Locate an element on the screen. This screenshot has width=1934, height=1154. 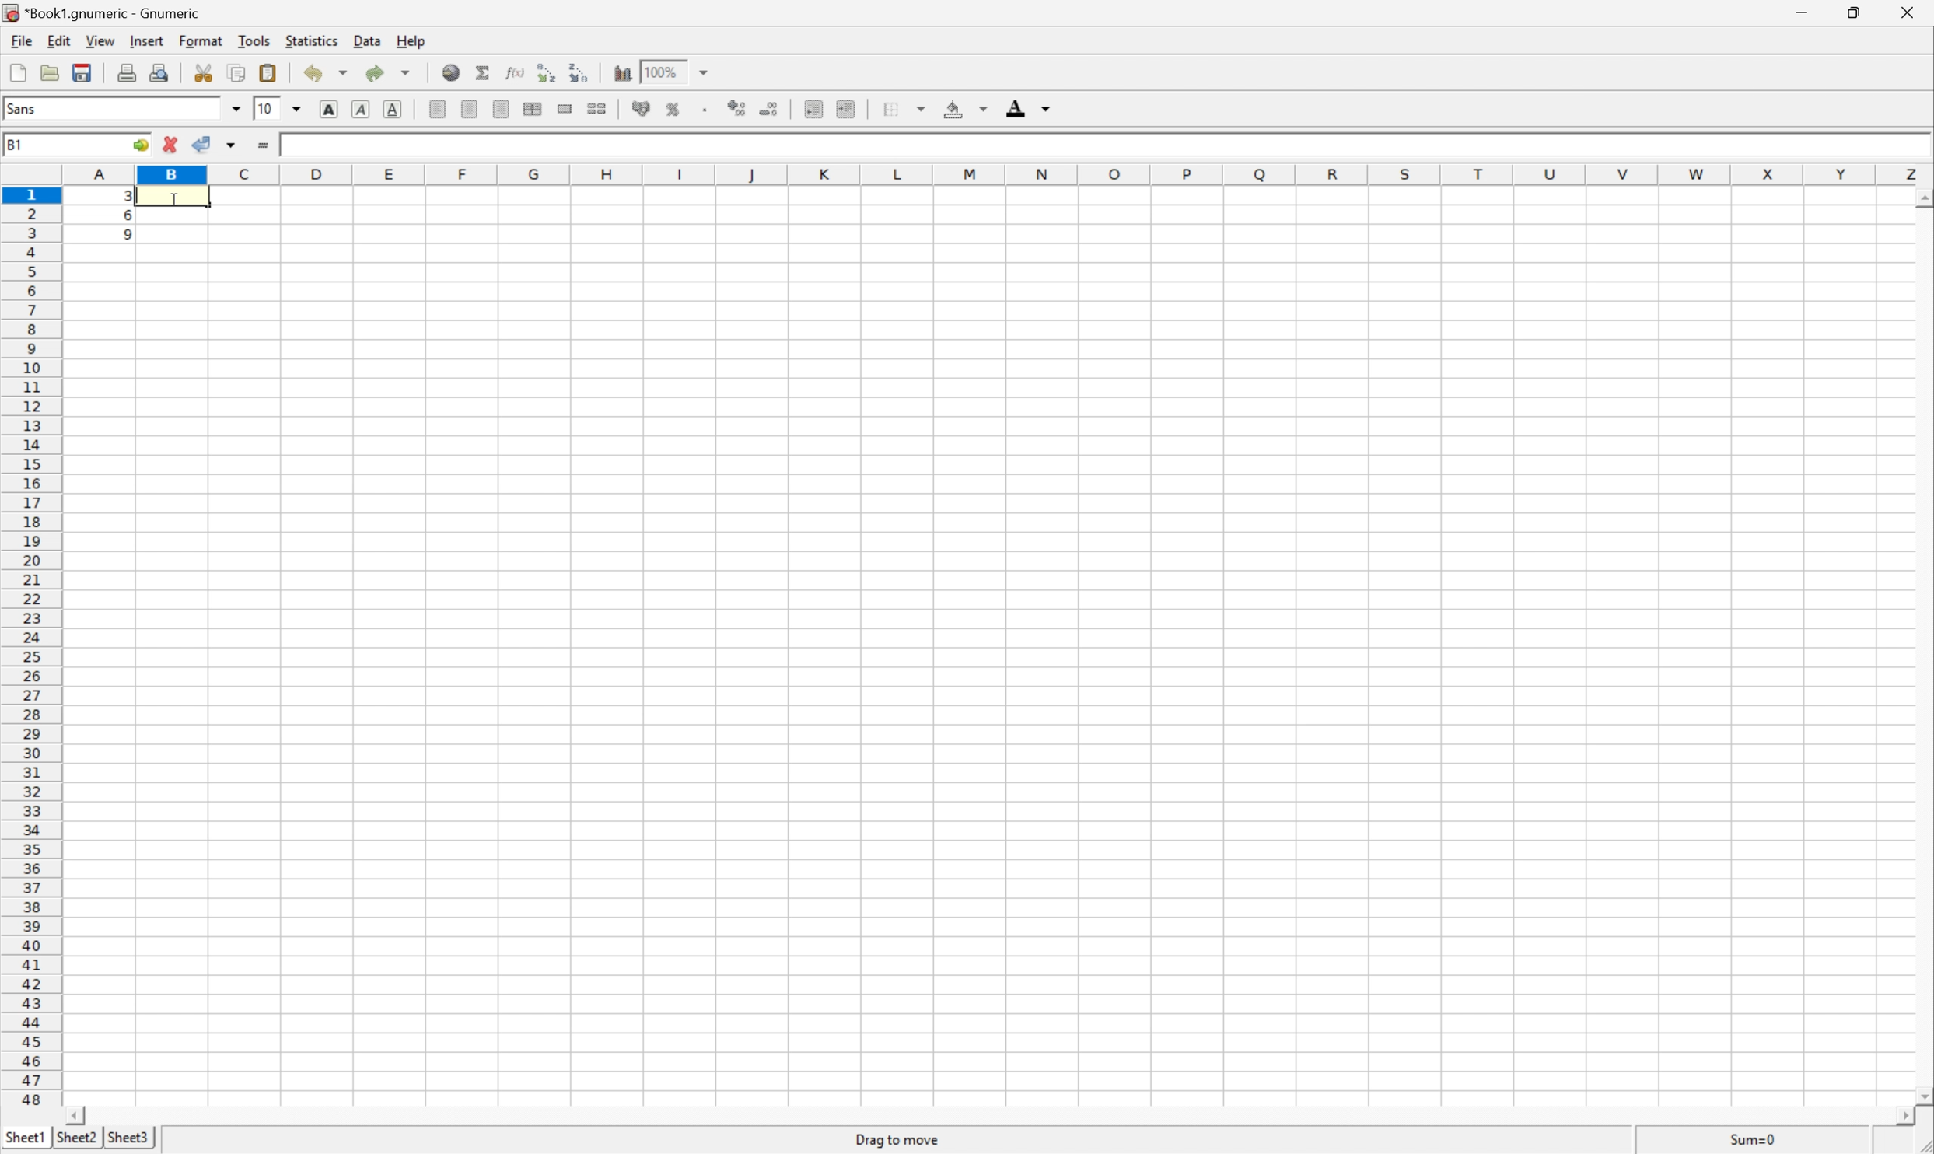
Row numbers is located at coordinates (30, 646).